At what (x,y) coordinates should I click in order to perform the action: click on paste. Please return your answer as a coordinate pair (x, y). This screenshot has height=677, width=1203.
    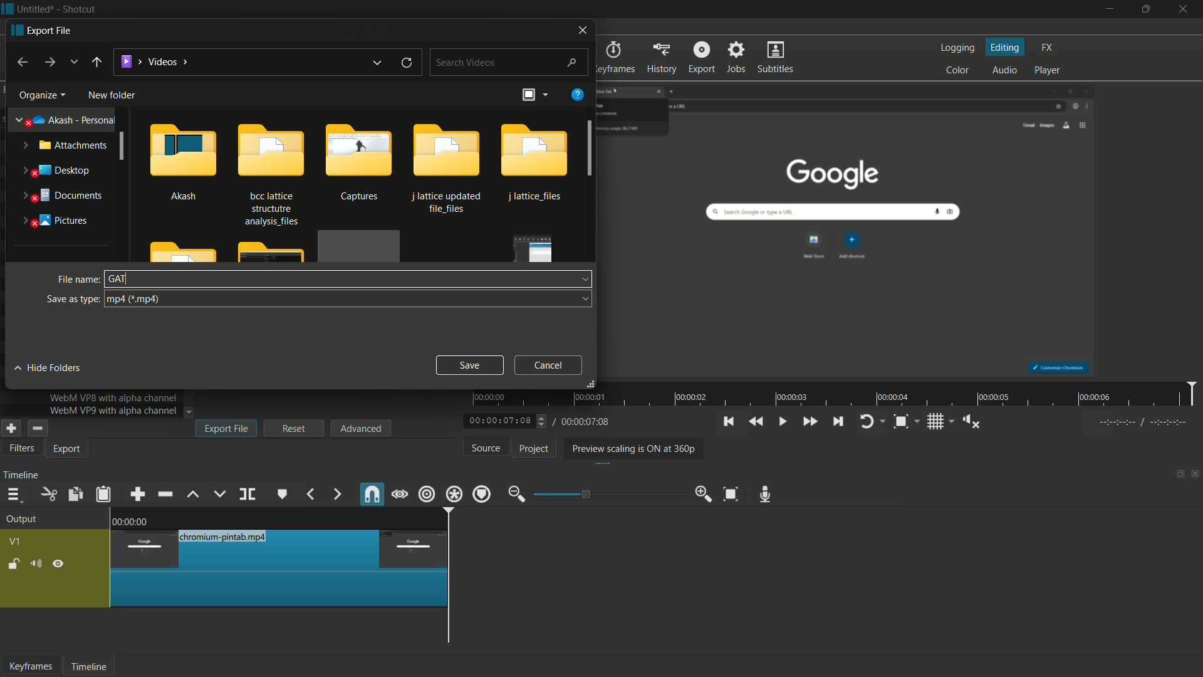
    Looking at the image, I should click on (106, 495).